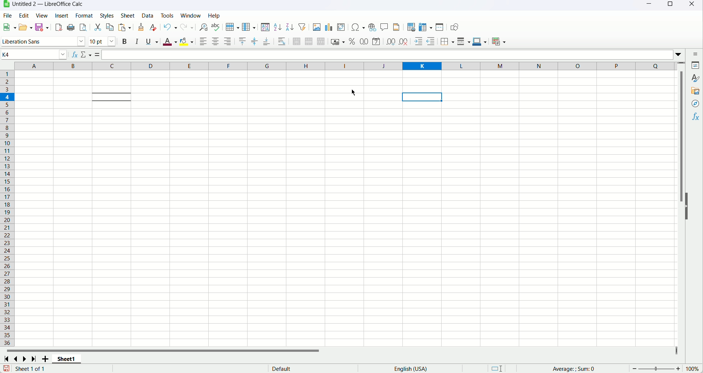 The width and height of the screenshot is (703, 373). What do you see at coordinates (17, 359) in the screenshot?
I see `Previous sheet` at bounding box center [17, 359].